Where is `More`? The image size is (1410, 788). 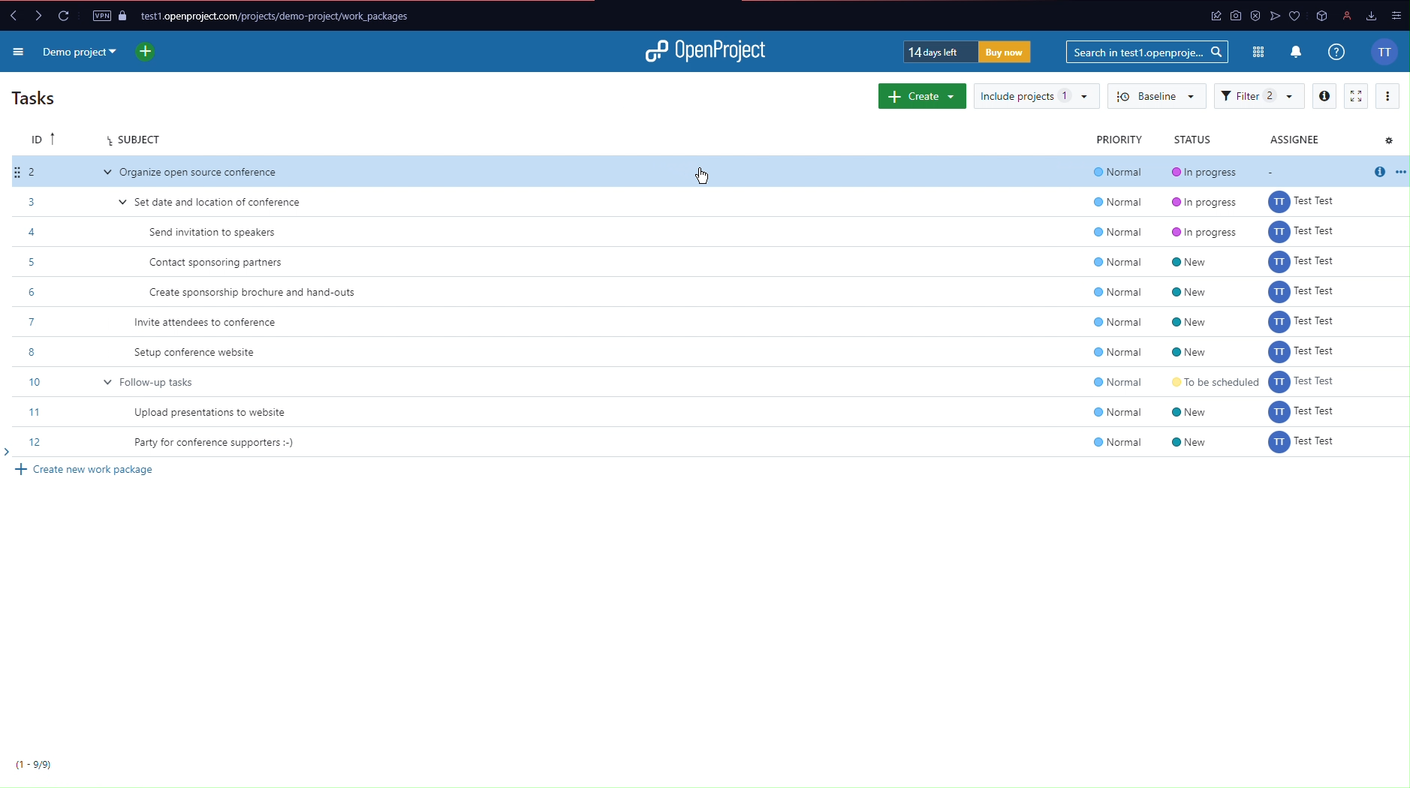
More is located at coordinates (1388, 96).